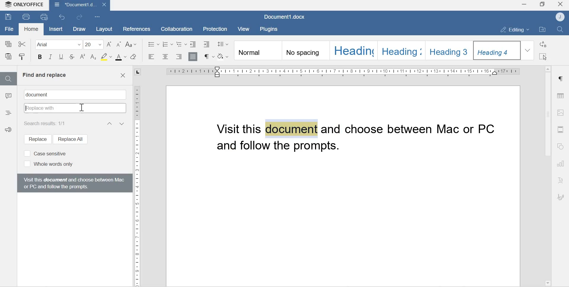  I want to click on Decrease Indent, so click(208, 44).